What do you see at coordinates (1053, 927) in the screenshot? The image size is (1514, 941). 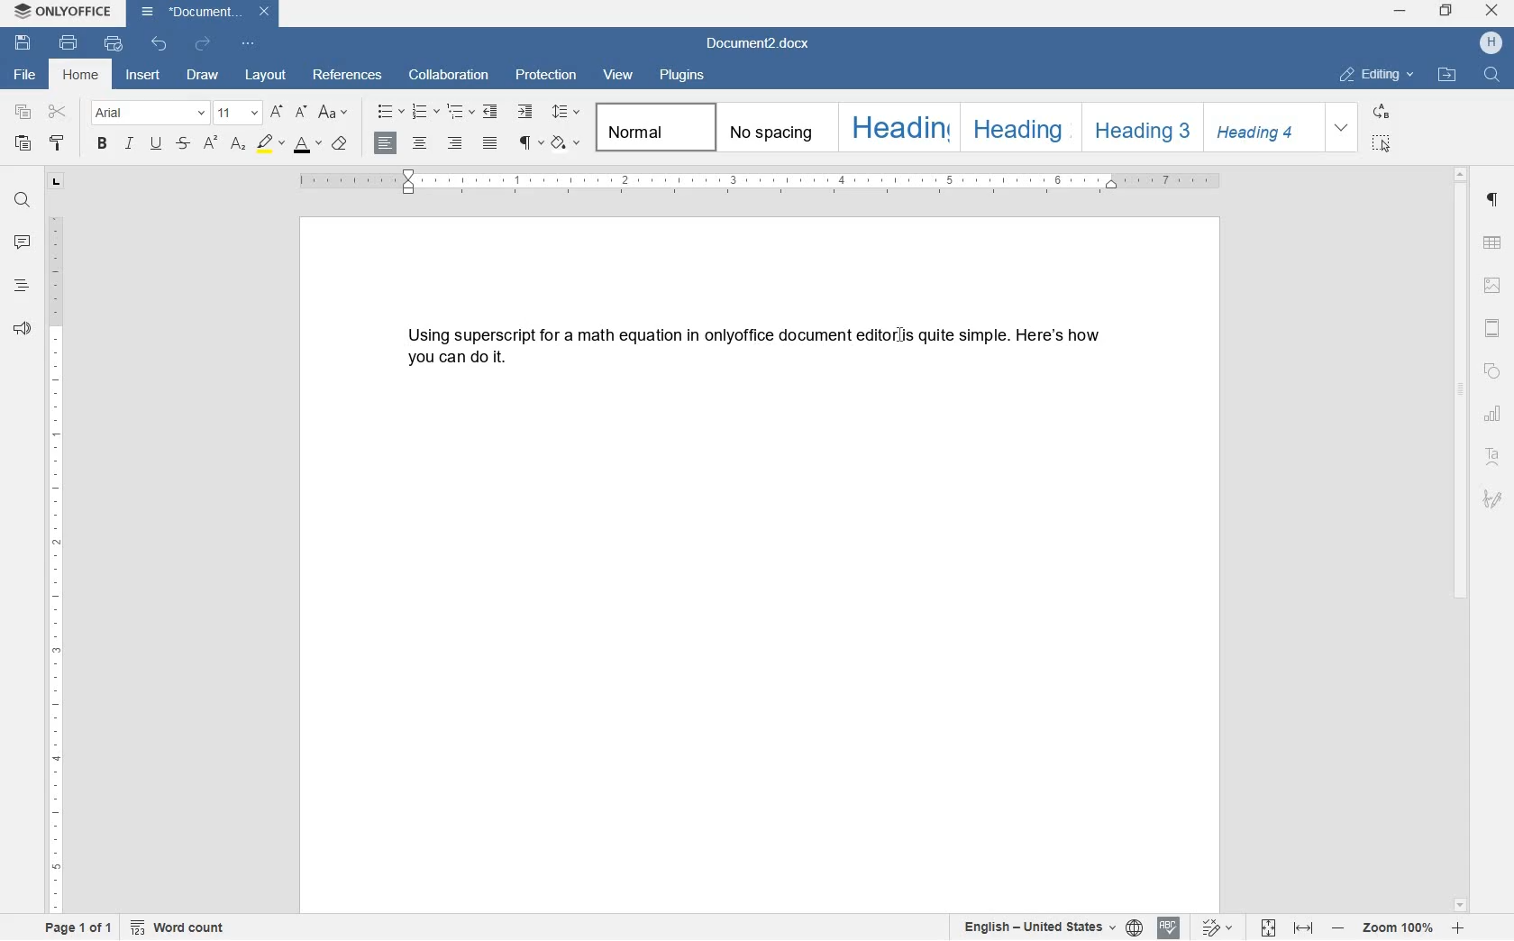 I see `set text or document language` at bounding box center [1053, 927].